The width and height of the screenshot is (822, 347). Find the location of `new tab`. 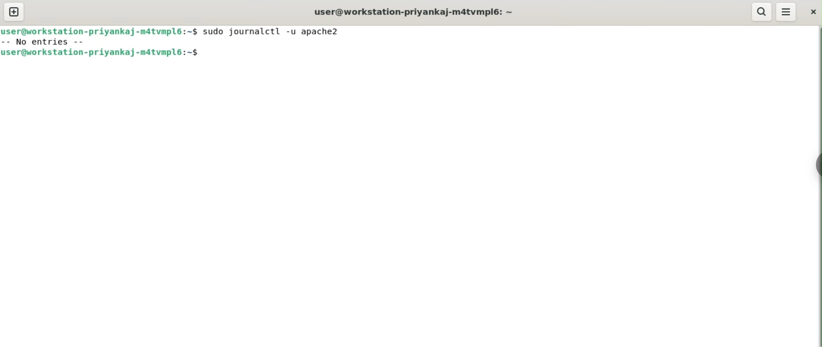

new tab is located at coordinates (13, 12).